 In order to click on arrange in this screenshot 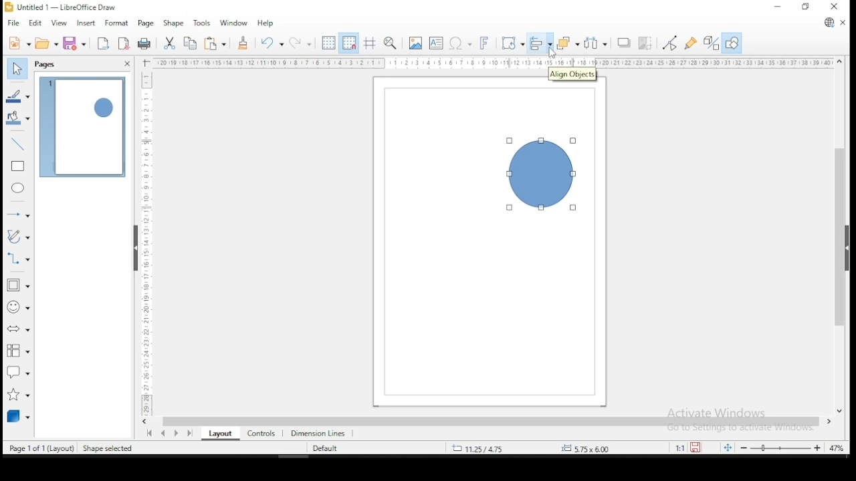, I will do `click(568, 43)`.